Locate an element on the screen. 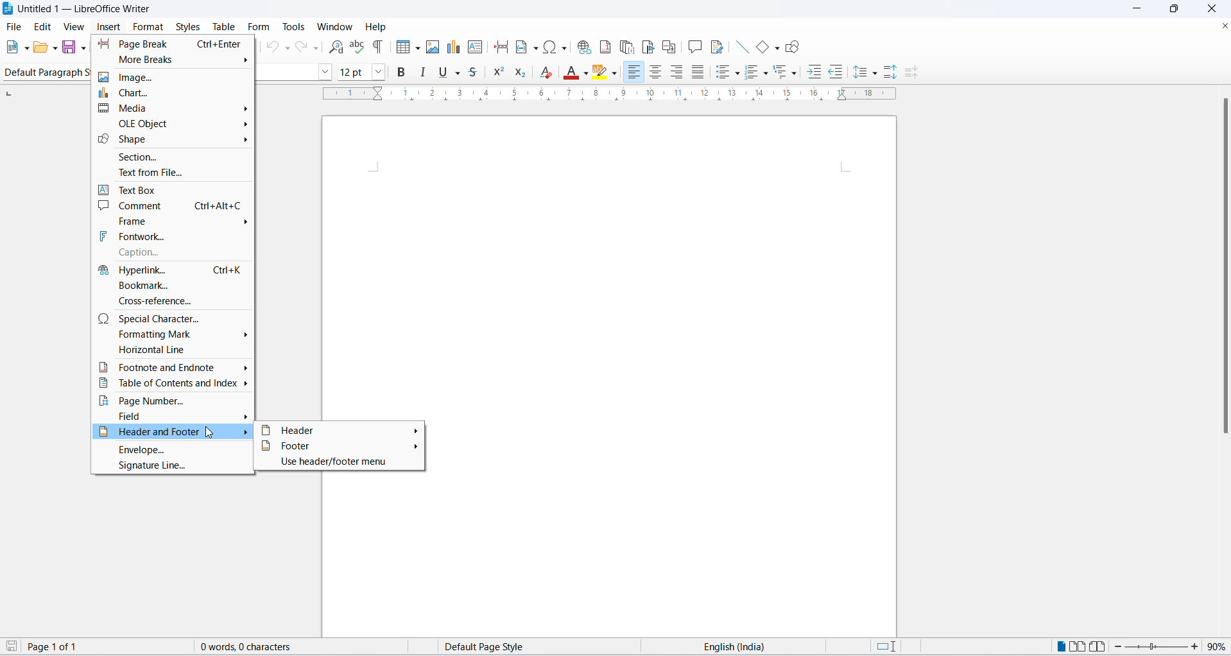 The image size is (1231, 656). open options is located at coordinates (56, 47).